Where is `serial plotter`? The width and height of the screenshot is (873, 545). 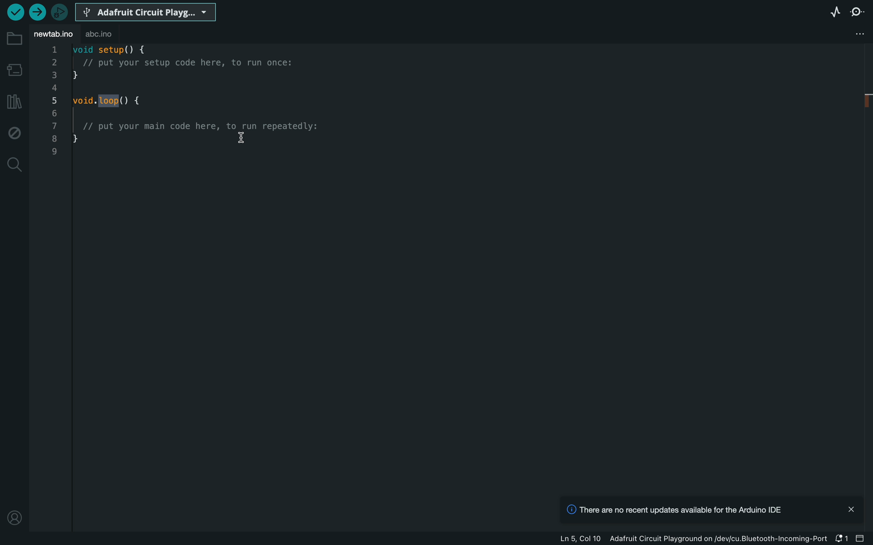
serial plotter is located at coordinates (833, 12).